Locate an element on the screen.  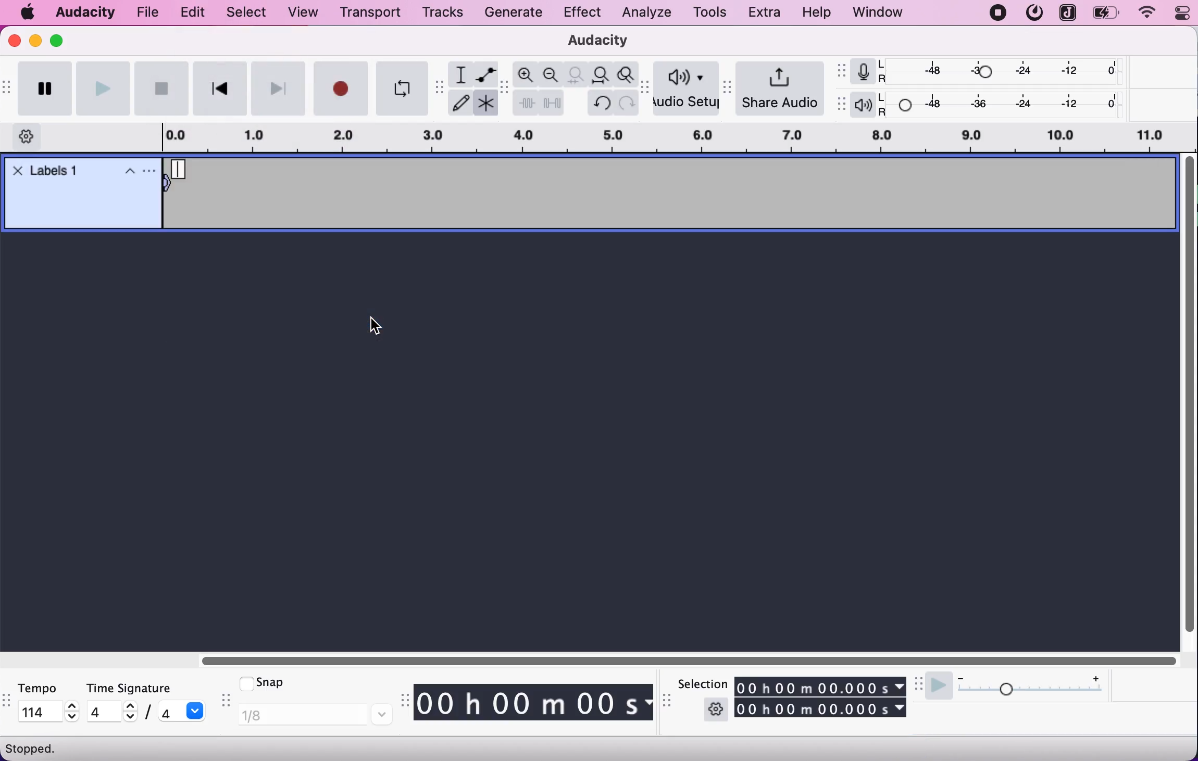
increase is located at coordinates (72, 706).